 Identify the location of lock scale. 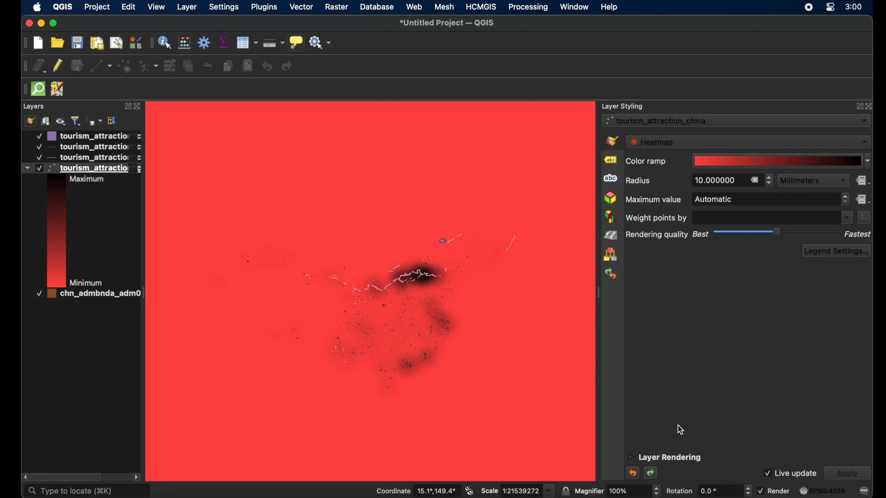
(565, 490).